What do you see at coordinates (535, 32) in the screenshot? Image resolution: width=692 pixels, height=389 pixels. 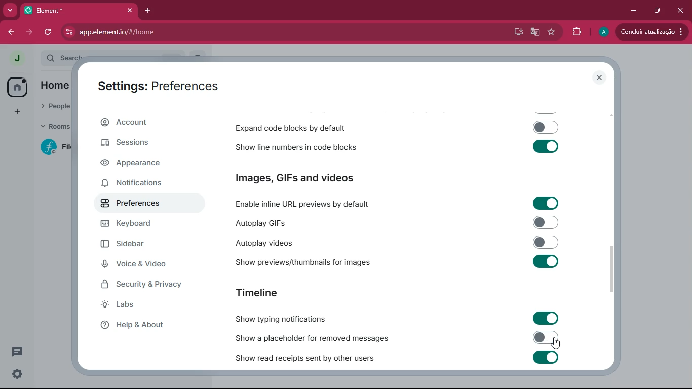 I see `google translate` at bounding box center [535, 32].